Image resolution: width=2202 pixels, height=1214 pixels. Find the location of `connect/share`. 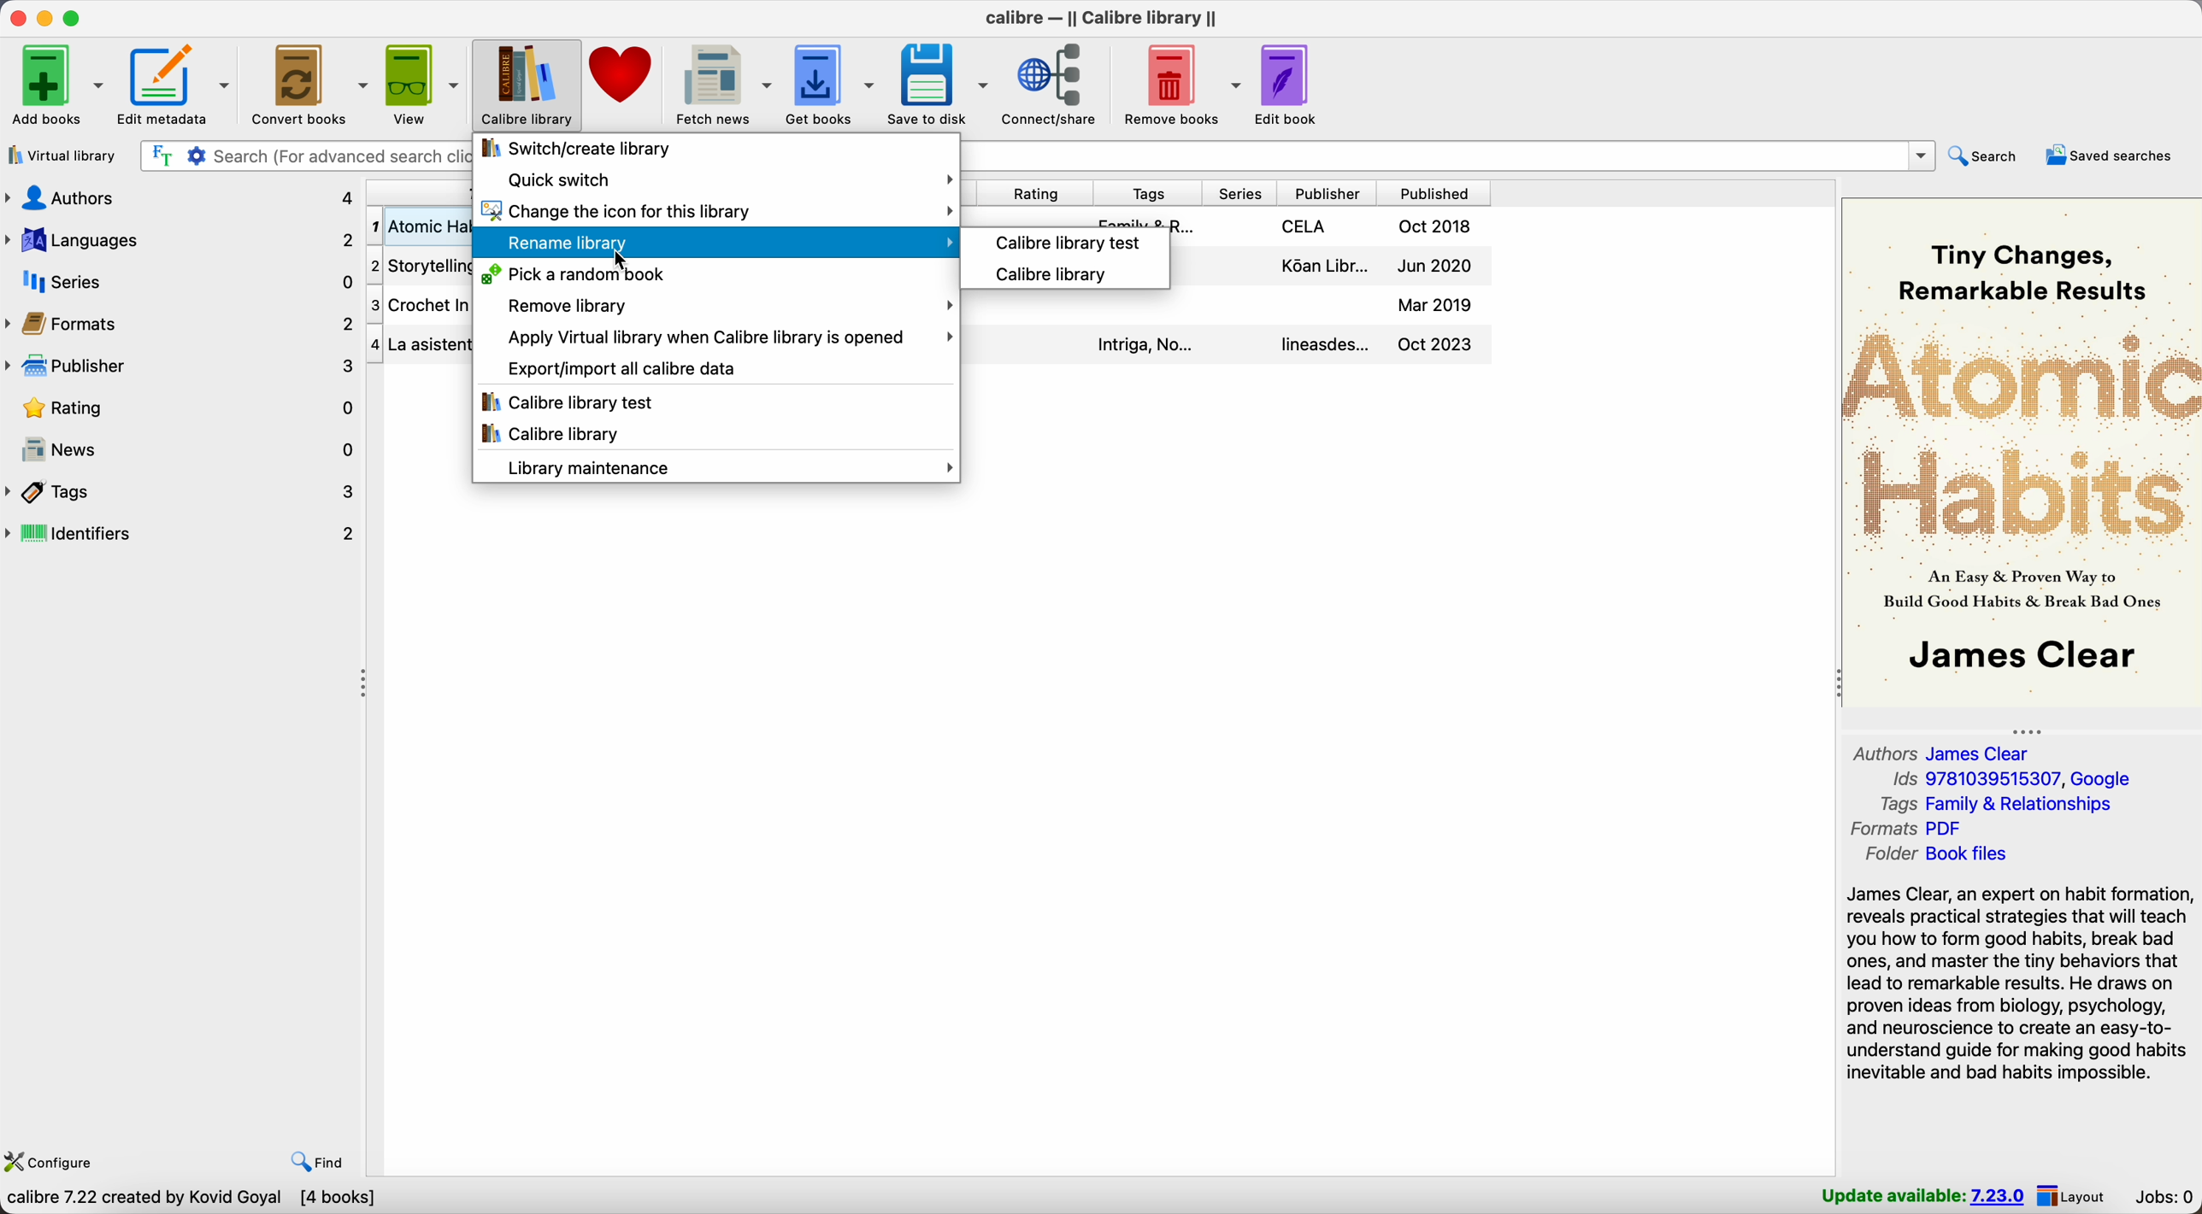

connect/share is located at coordinates (1057, 85).